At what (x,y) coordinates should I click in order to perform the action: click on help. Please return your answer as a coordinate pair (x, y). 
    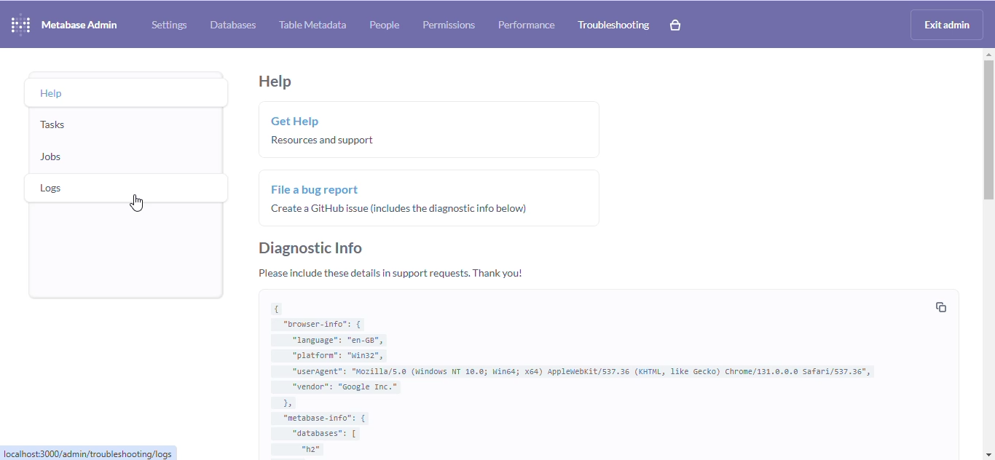
    Looking at the image, I should click on (52, 94).